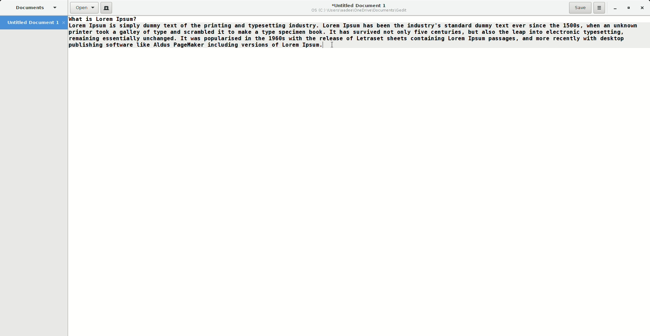 Image resolution: width=650 pixels, height=336 pixels. What do you see at coordinates (628, 7) in the screenshot?
I see `Restore` at bounding box center [628, 7].